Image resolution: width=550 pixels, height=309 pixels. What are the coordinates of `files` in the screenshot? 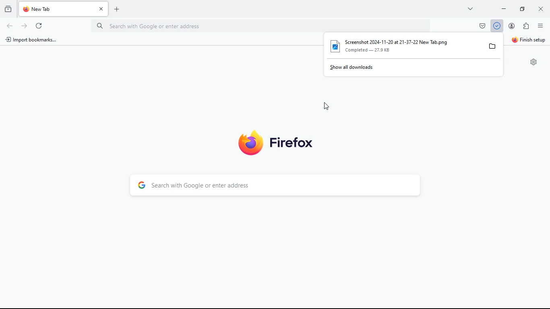 It's located at (491, 46).